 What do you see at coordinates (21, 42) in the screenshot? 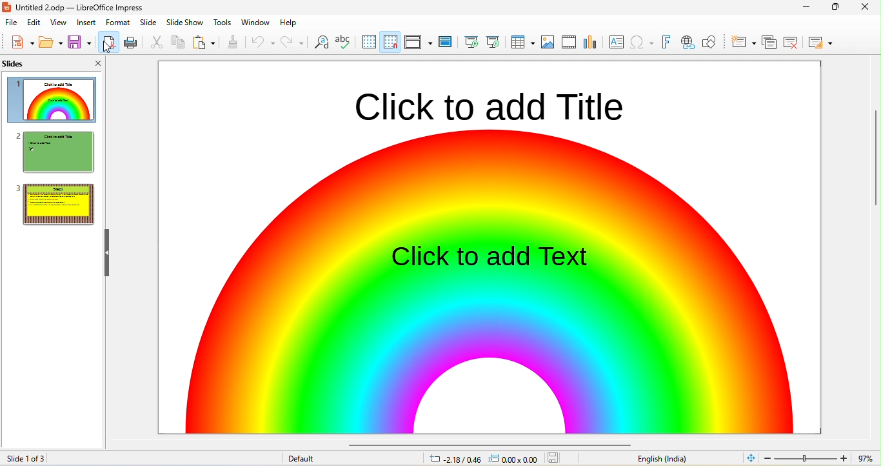
I see `new` at bounding box center [21, 42].